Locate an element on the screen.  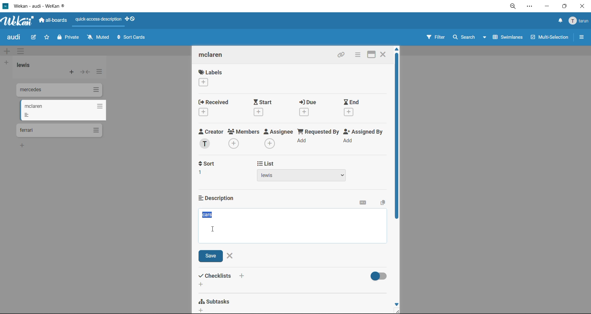
card title is located at coordinates (216, 56).